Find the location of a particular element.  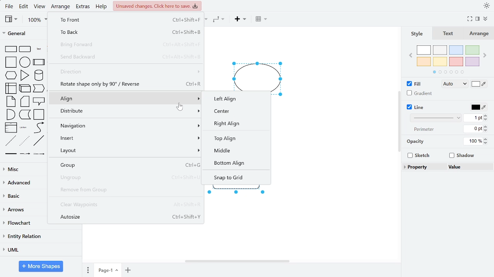

opacity is located at coordinates (416, 142).